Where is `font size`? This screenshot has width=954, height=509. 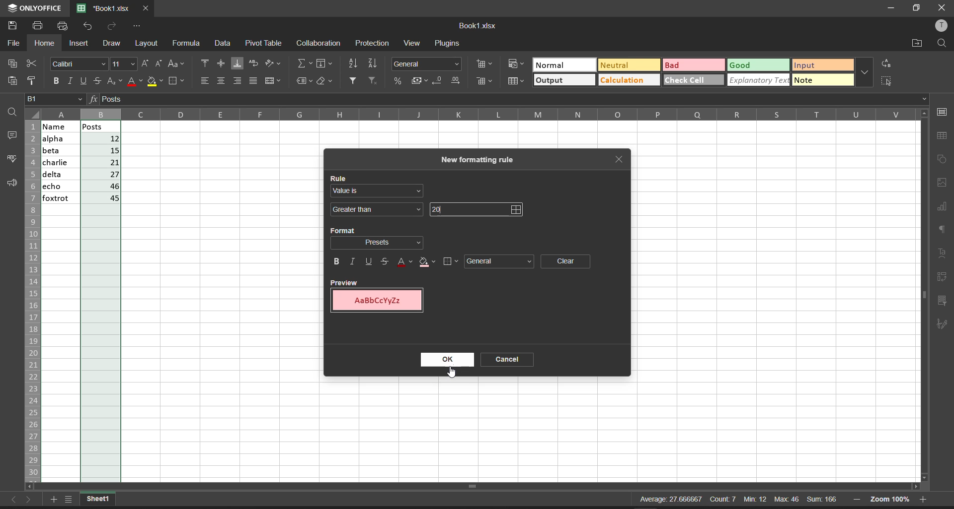 font size is located at coordinates (123, 64).